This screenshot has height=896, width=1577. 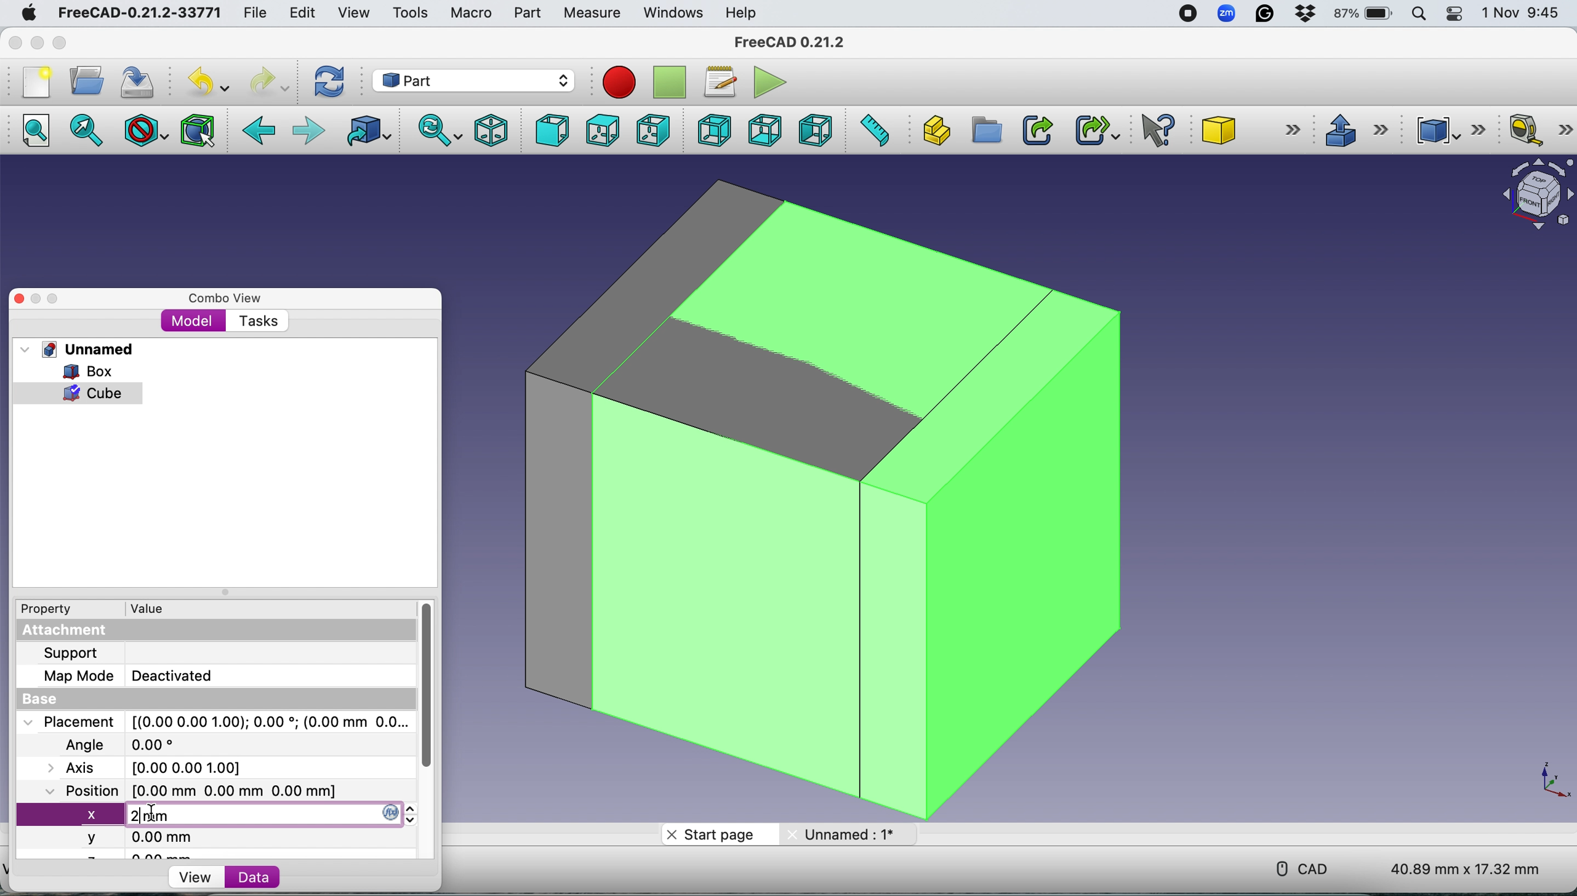 What do you see at coordinates (773, 81) in the screenshot?
I see `Execute macros` at bounding box center [773, 81].